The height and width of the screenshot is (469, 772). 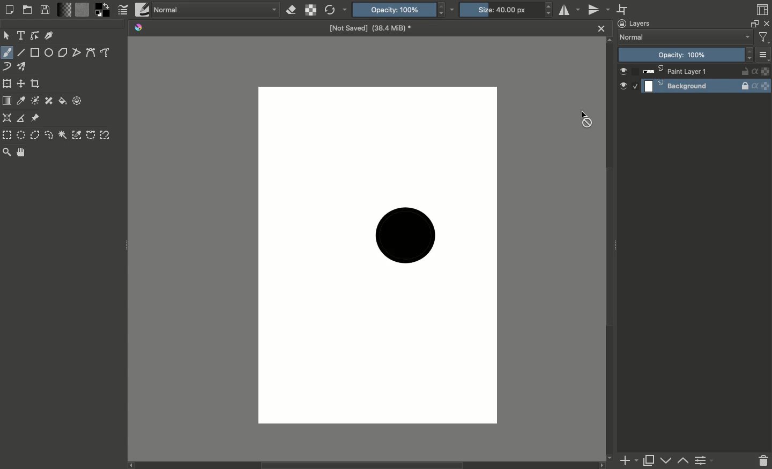 What do you see at coordinates (49, 52) in the screenshot?
I see `Ellipse` at bounding box center [49, 52].